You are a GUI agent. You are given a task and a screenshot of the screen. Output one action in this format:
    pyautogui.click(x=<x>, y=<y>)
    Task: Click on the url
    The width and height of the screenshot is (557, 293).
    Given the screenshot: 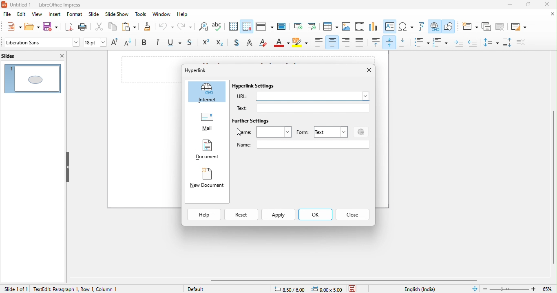 What is the action you would take?
    pyautogui.click(x=303, y=97)
    